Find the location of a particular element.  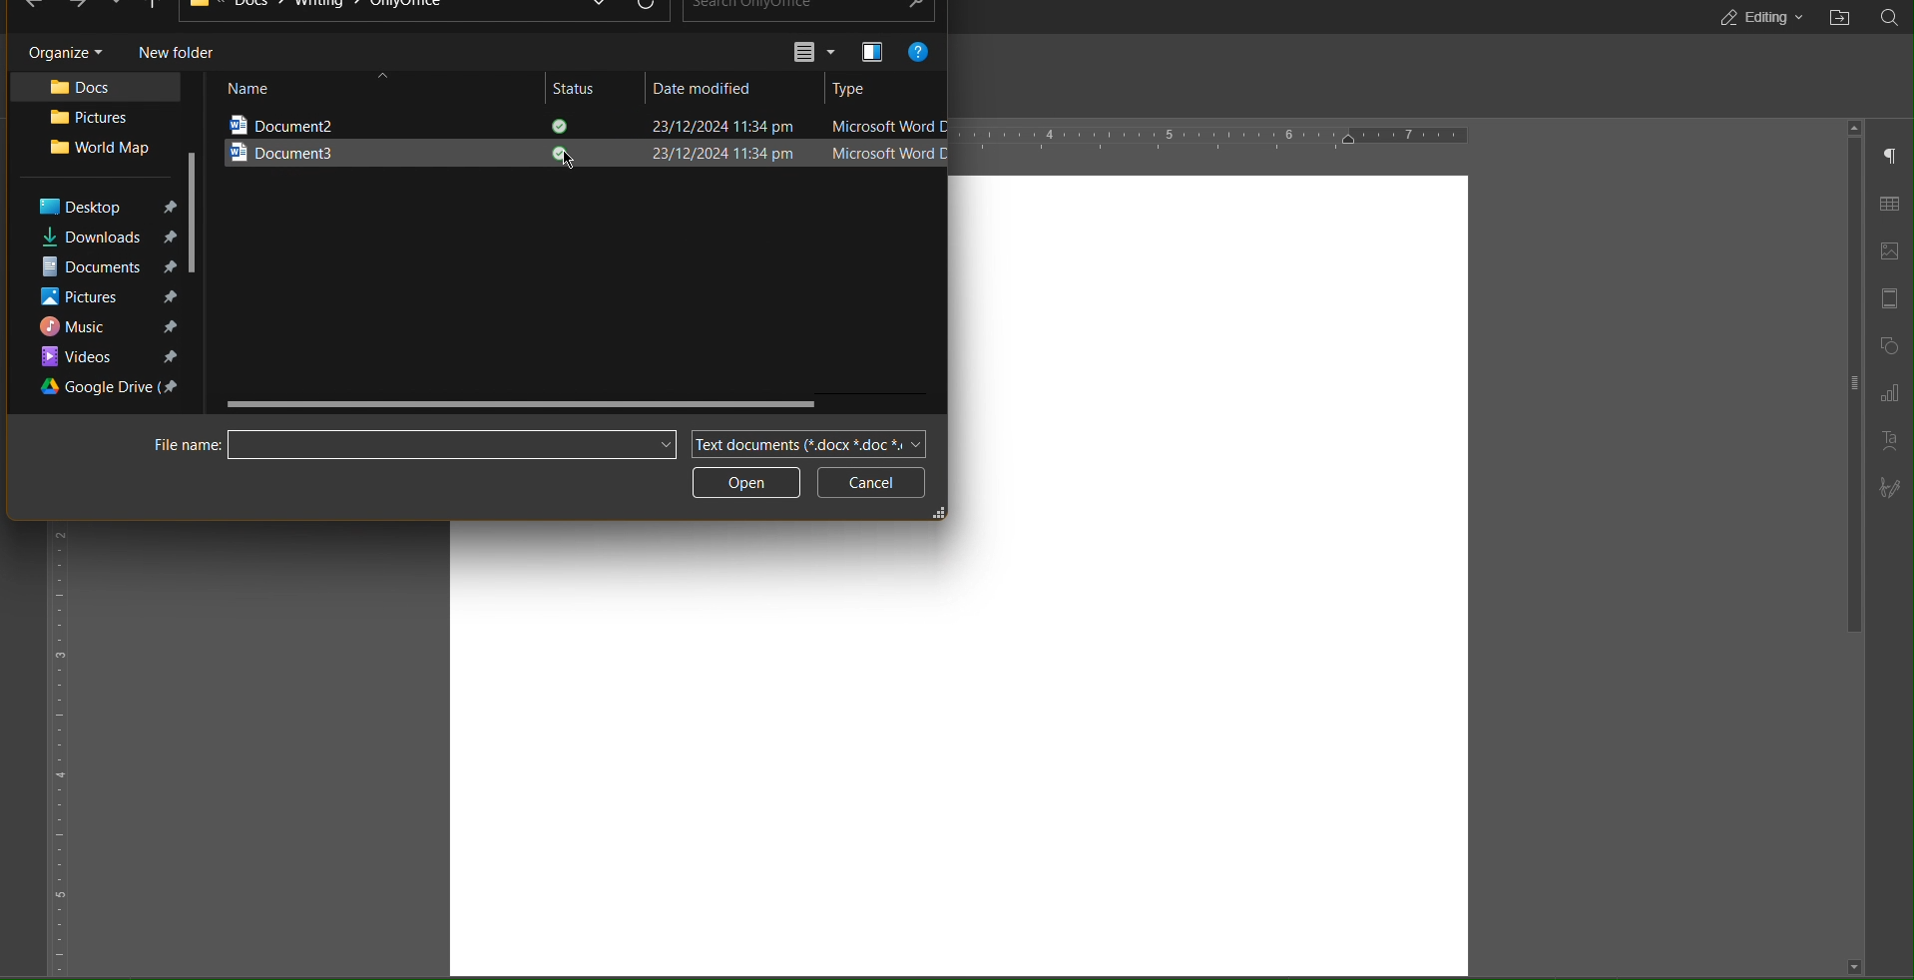

Open File Location is located at coordinates (1838, 18).